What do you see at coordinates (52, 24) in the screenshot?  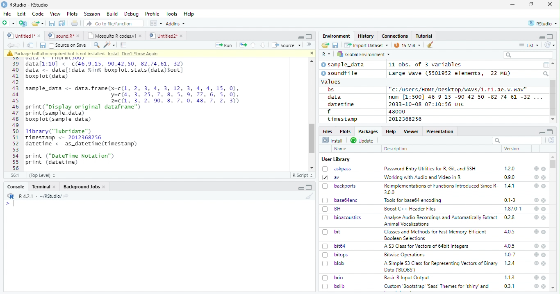 I see `Save the current document` at bounding box center [52, 24].